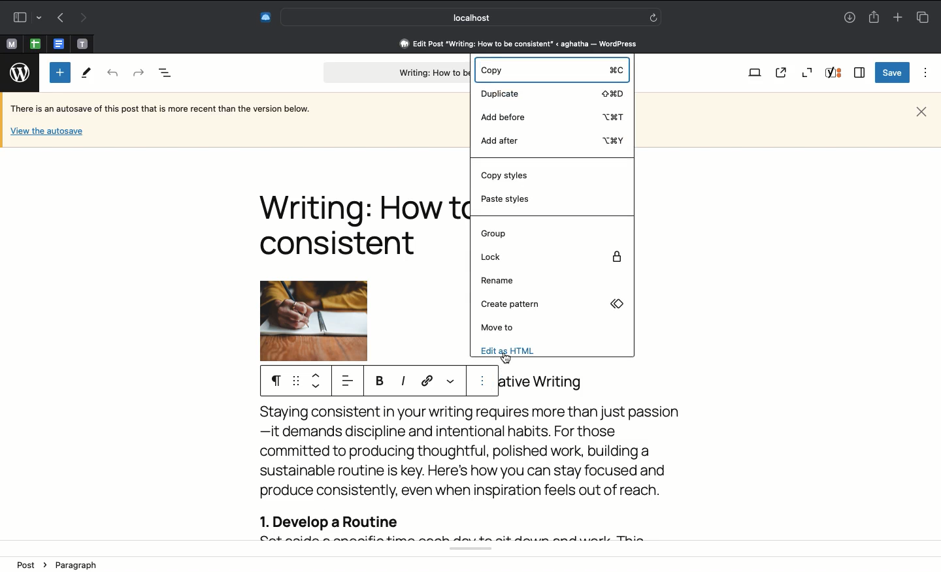 The image size is (941, 572). Describe the element at coordinates (46, 130) in the screenshot. I see `View the autosave` at that location.